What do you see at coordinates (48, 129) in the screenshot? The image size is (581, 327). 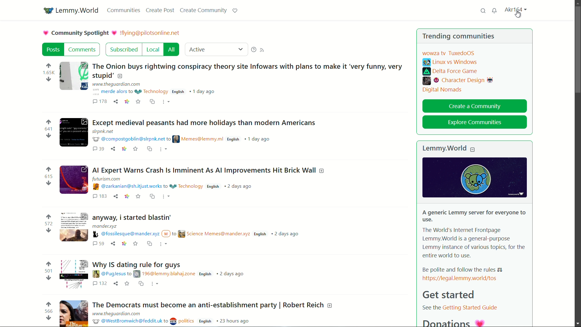 I see `number of votes` at bounding box center [48, 129].